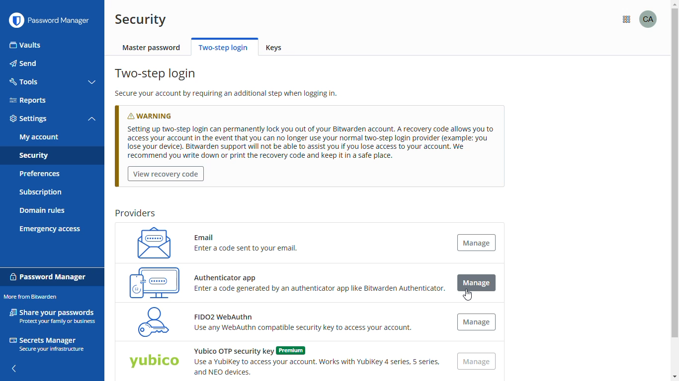  What do you see at coordinates (626, 20) in the screenshot?
I see `more from bitwarden` at bounding box center [626, 20].